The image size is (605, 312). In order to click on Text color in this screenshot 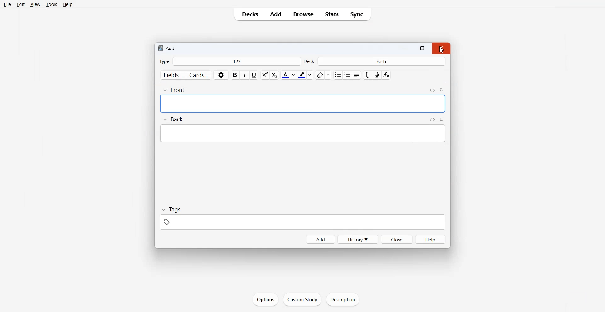, I will do `click(288, 75)`.